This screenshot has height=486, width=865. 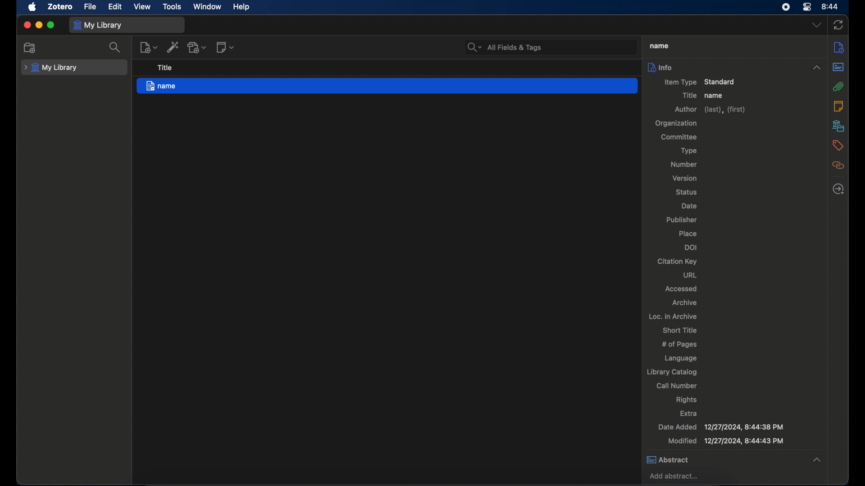 What do you see at coordinates (686, 193) in the screenshot?
I see `status` at bounding box center [686, 193].